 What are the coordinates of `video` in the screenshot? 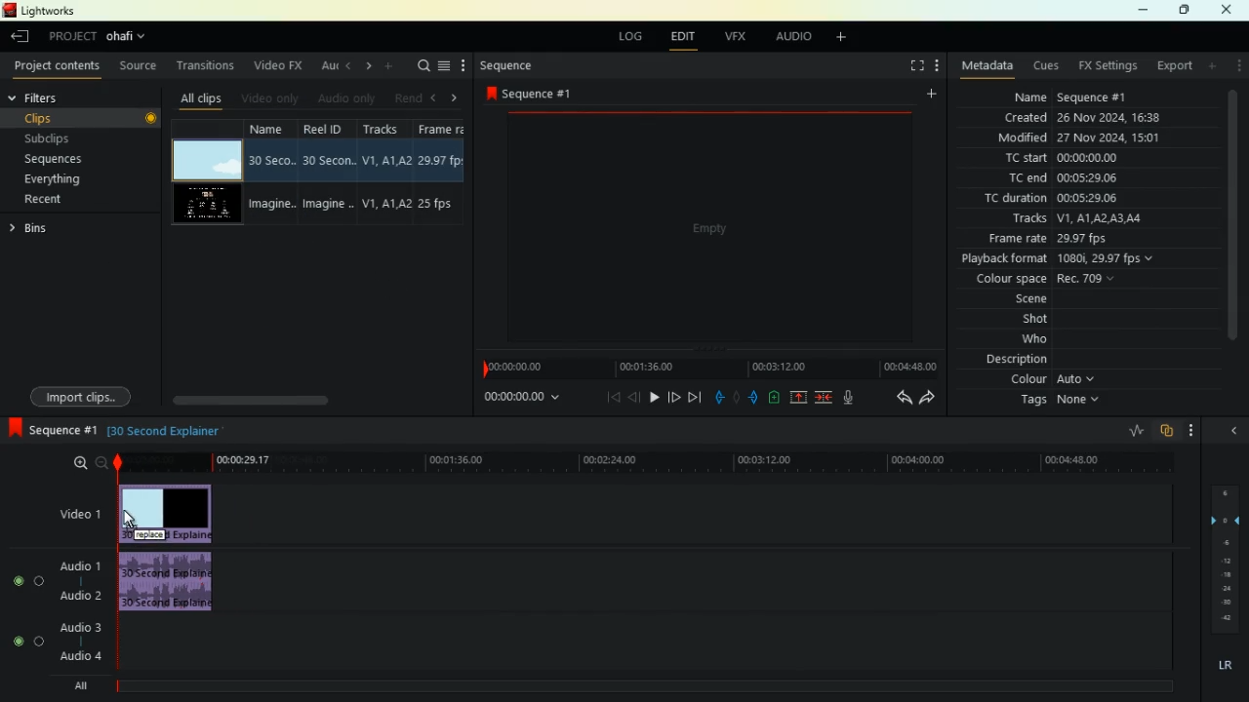 It's located at (166, 513).